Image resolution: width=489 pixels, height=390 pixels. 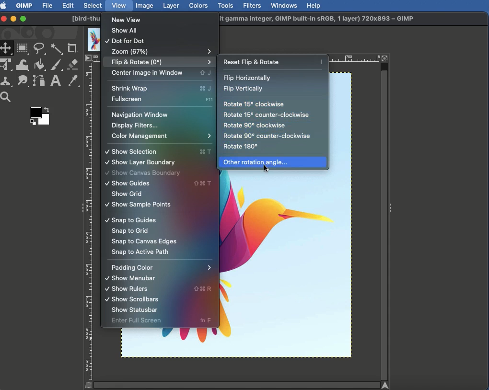 I want to click on Snap to guides, so click(x=130, y=220).